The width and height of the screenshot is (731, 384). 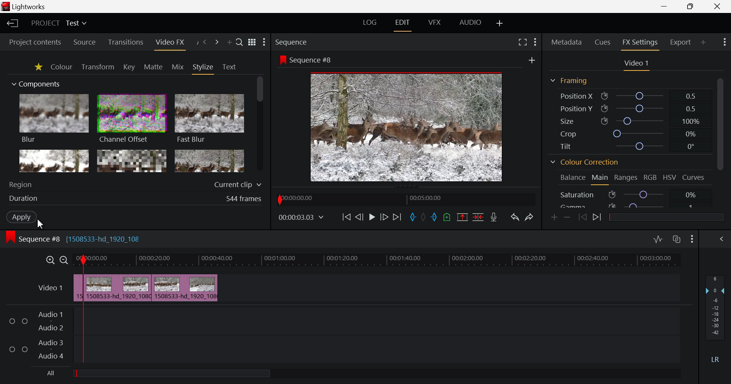 What do you see at coordinates (677, 240) in the screenshot?
I see `Toggle auto track sync` at bounding box center [677, 240].